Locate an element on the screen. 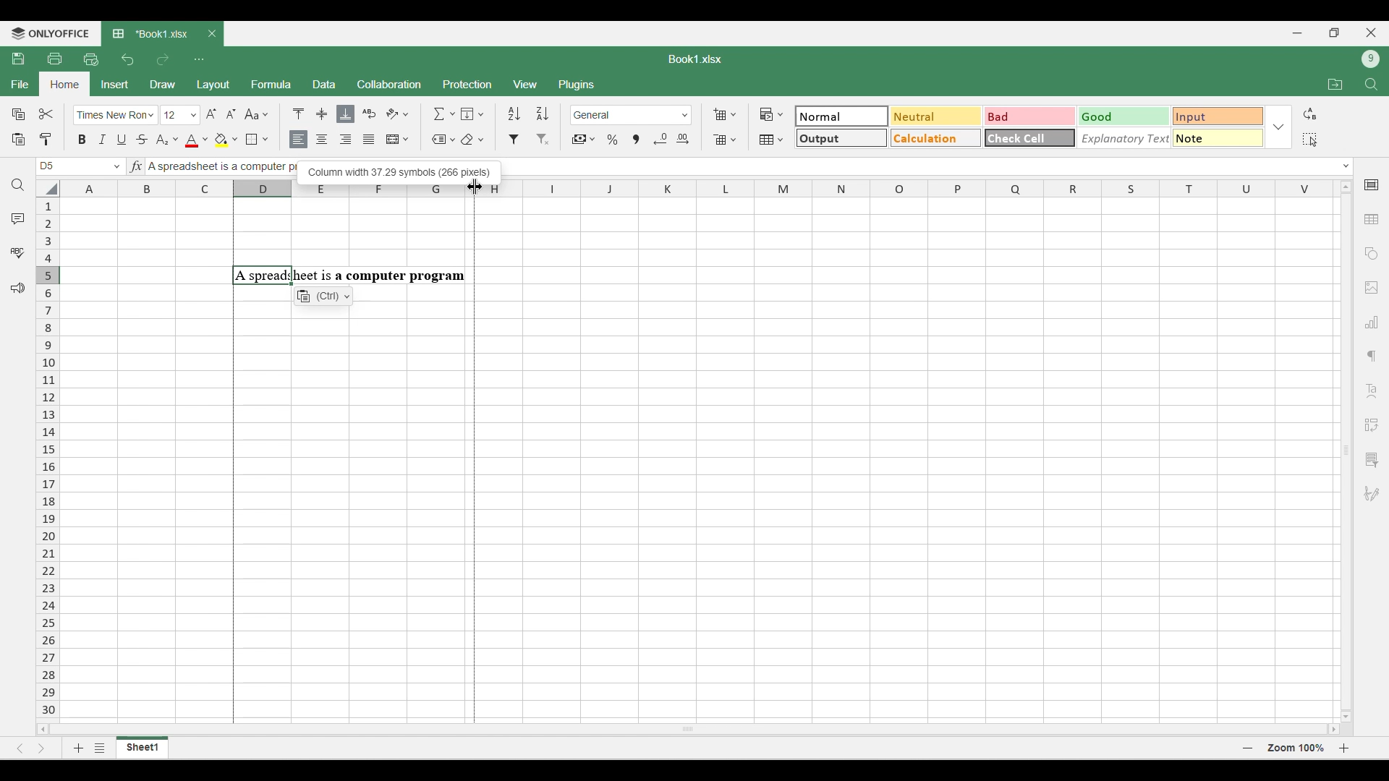 The width and height of the screenshot is (1389, 781). Draw menu is located at coordinates (163, 84).